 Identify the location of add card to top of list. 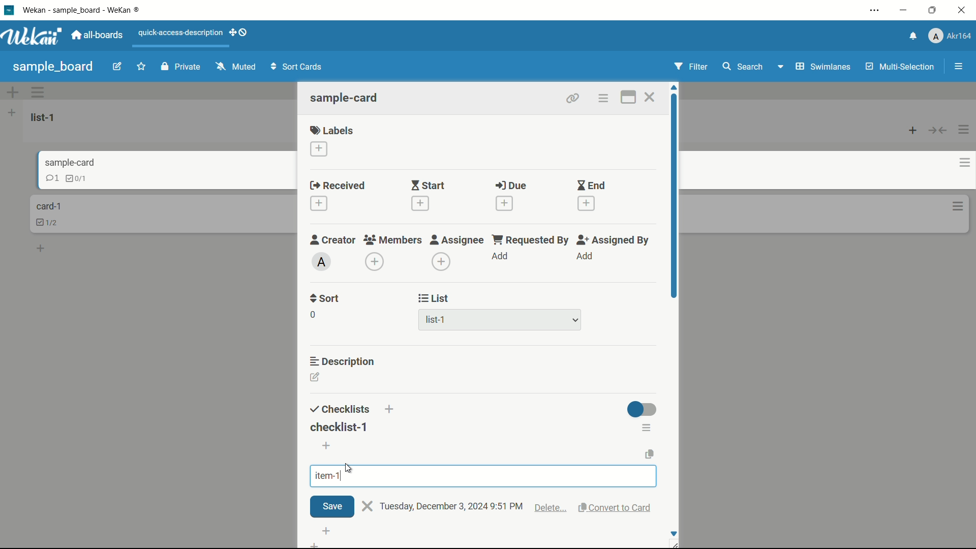
(913, 131).